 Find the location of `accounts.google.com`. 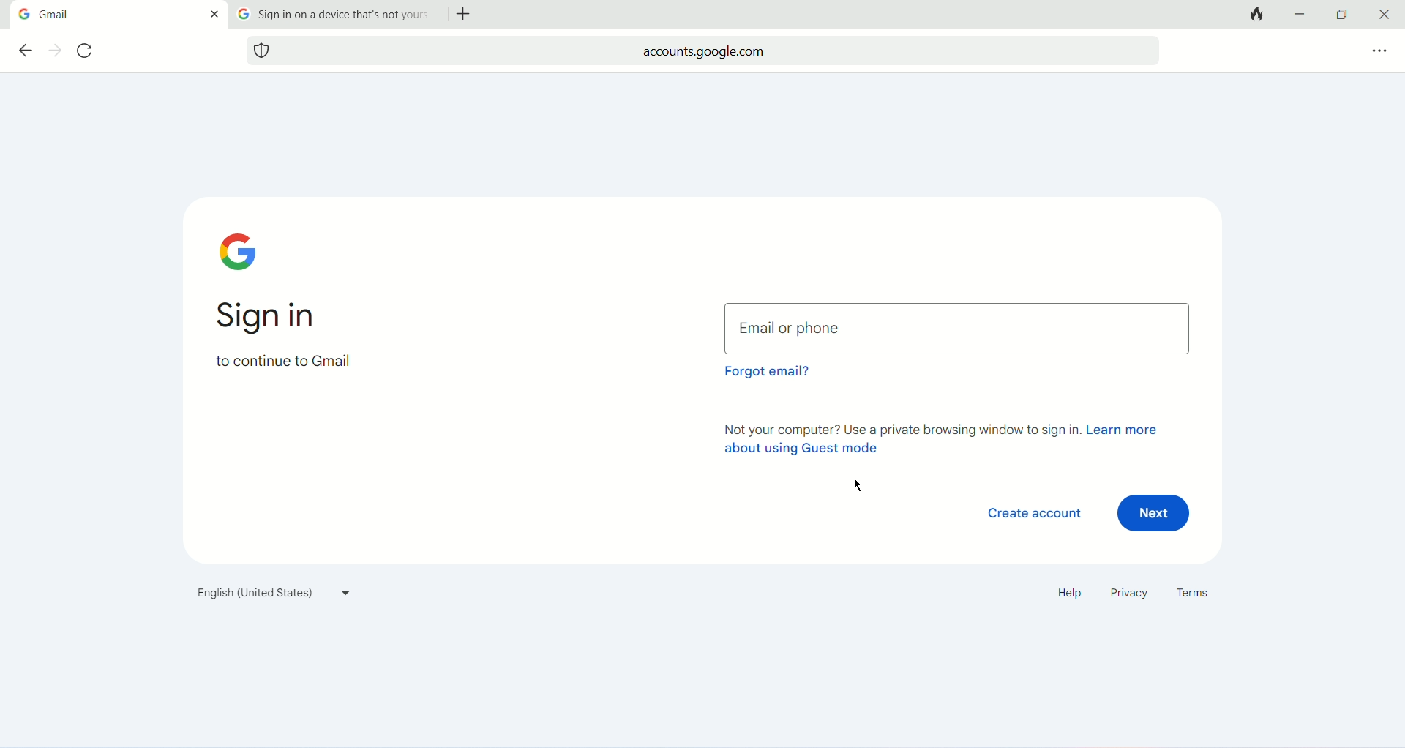

accounts.google.com is located at coordinates (719, 50).